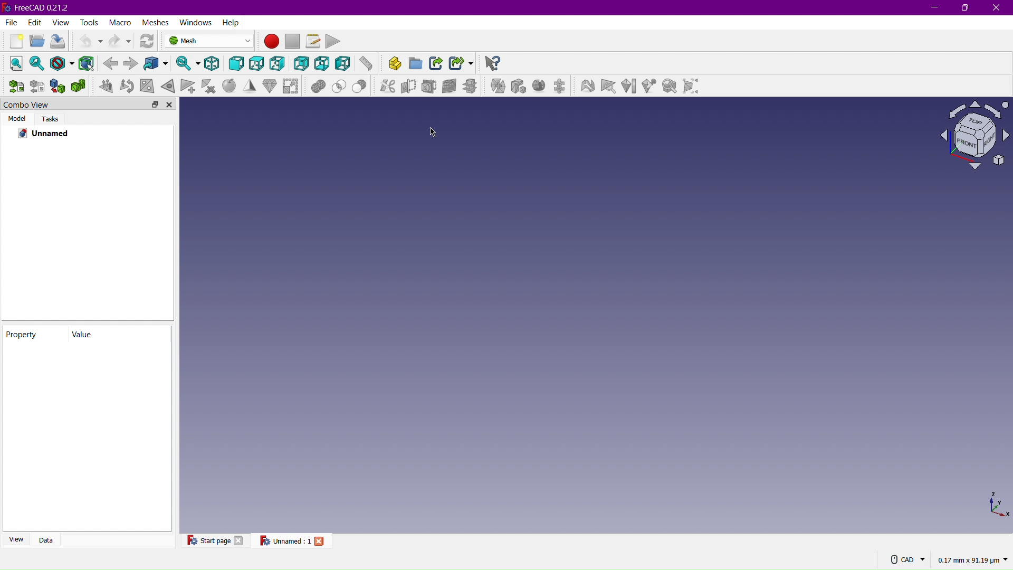 This screenshot has width=1013, height=570. What do you see at coordinates (313, 40) in the screenshot?
I see `Macros` at bounding box center [313, 40].